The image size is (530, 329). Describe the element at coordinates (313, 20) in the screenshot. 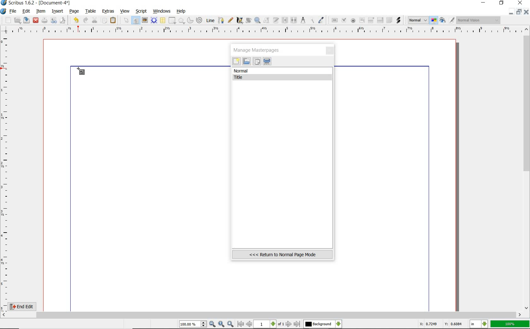

I see `copy item properties` at that location.